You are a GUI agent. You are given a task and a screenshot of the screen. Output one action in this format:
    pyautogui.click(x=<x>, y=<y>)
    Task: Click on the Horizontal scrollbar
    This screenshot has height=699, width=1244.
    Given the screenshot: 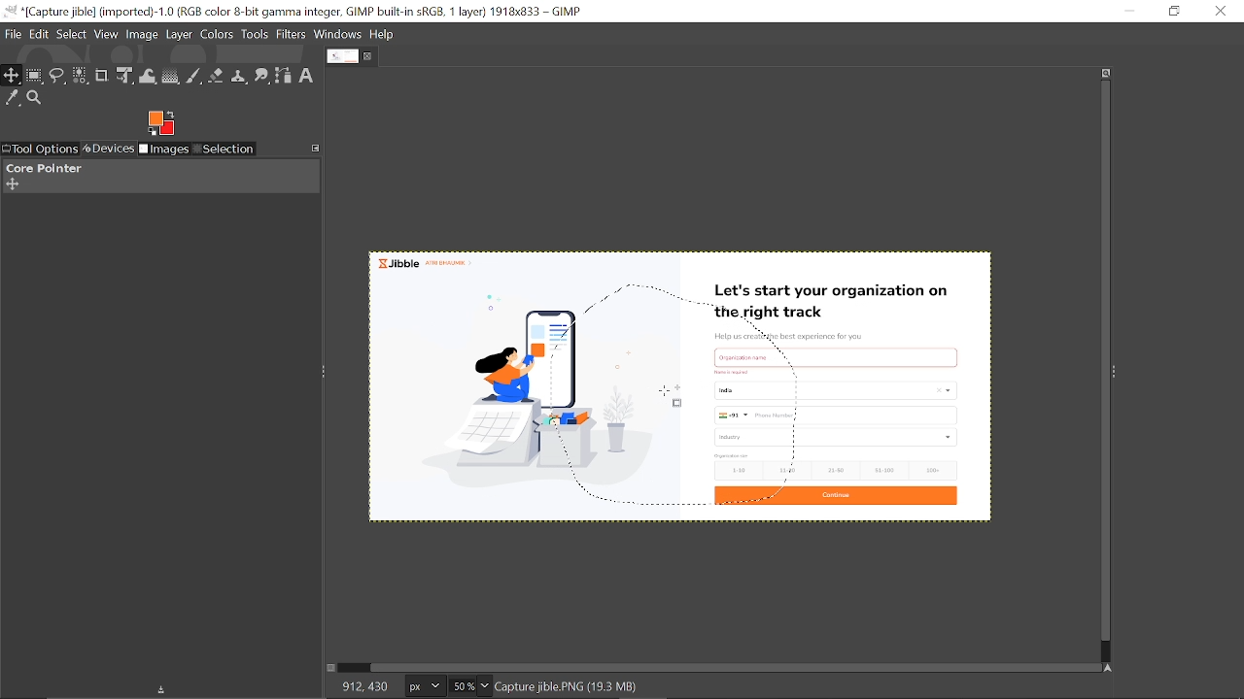 What is the action you would take?
    pyautogui.click(x=737, y=667)
    